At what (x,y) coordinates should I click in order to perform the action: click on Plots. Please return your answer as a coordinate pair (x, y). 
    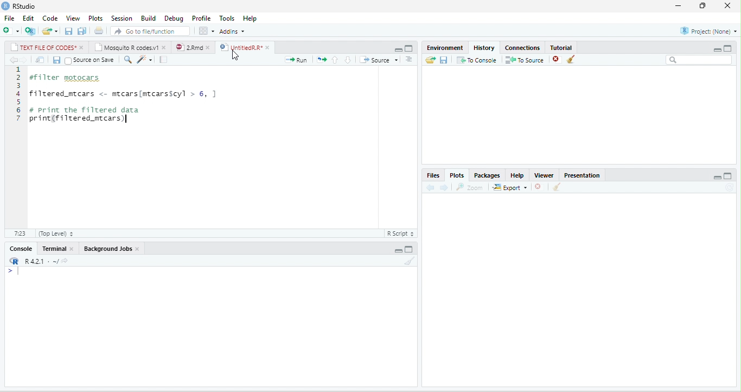
    Looking at the image, I should click on (95, 18).